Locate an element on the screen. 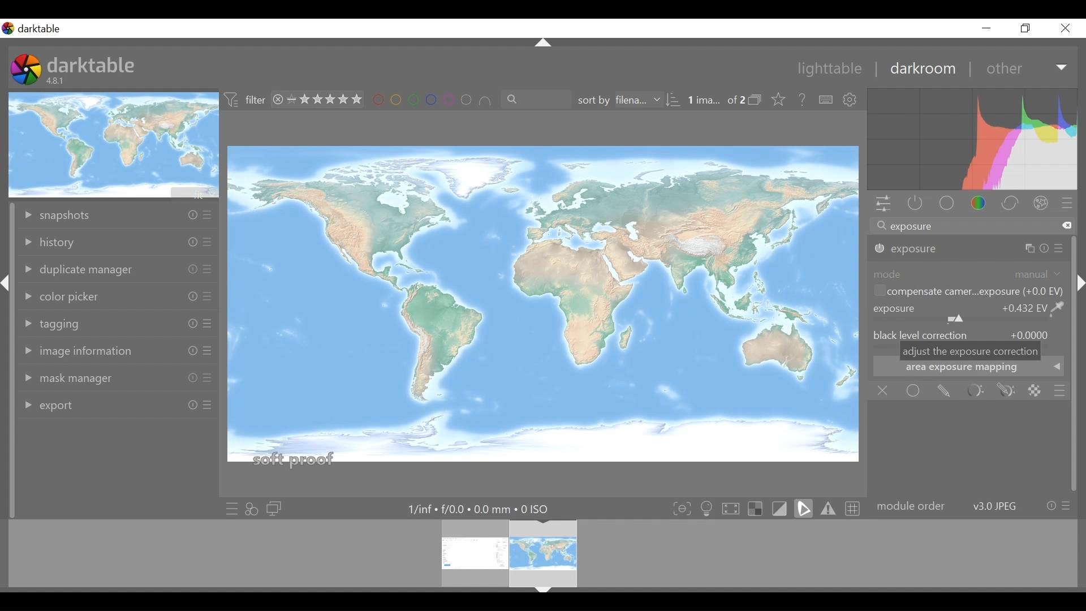 The width and height of the screenshot is (1086, 611).  is located at coordinates (543, 593).